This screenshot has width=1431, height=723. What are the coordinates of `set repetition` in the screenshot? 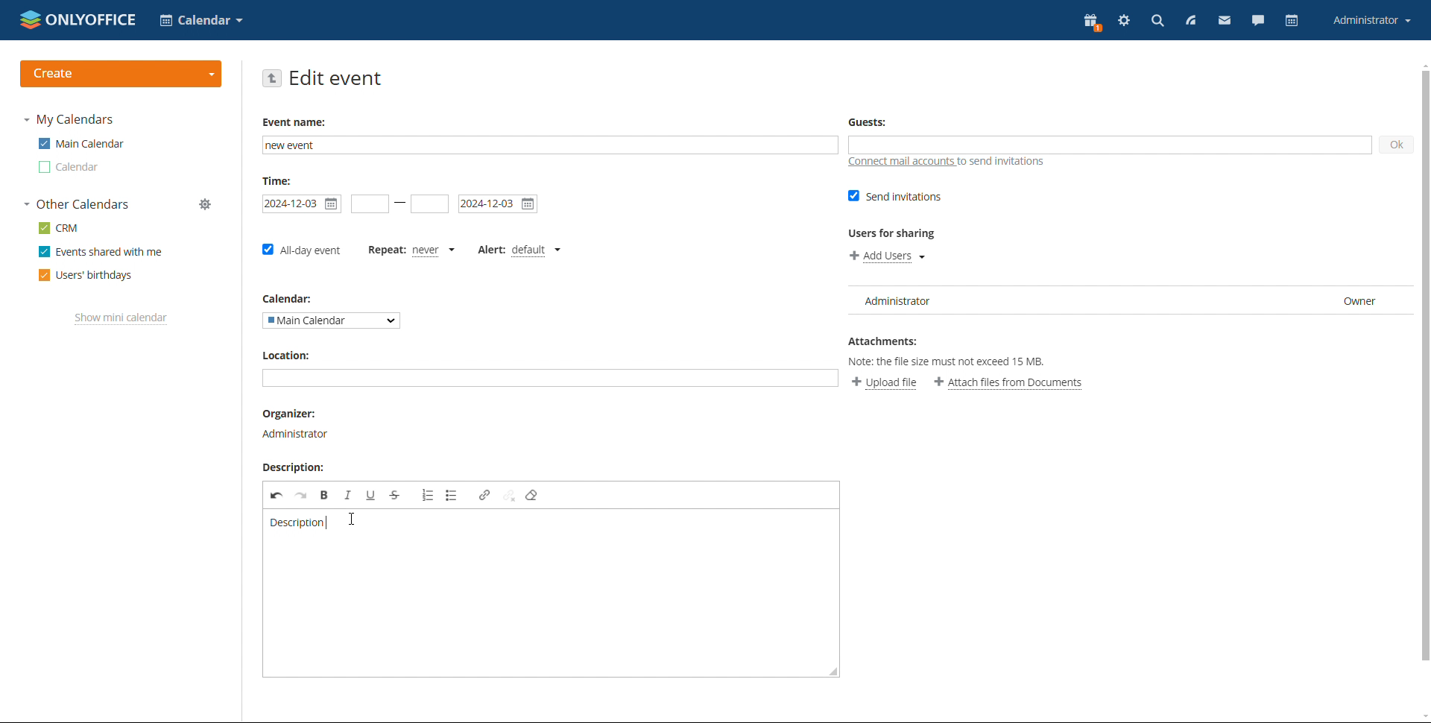 It's located at (385, 250).